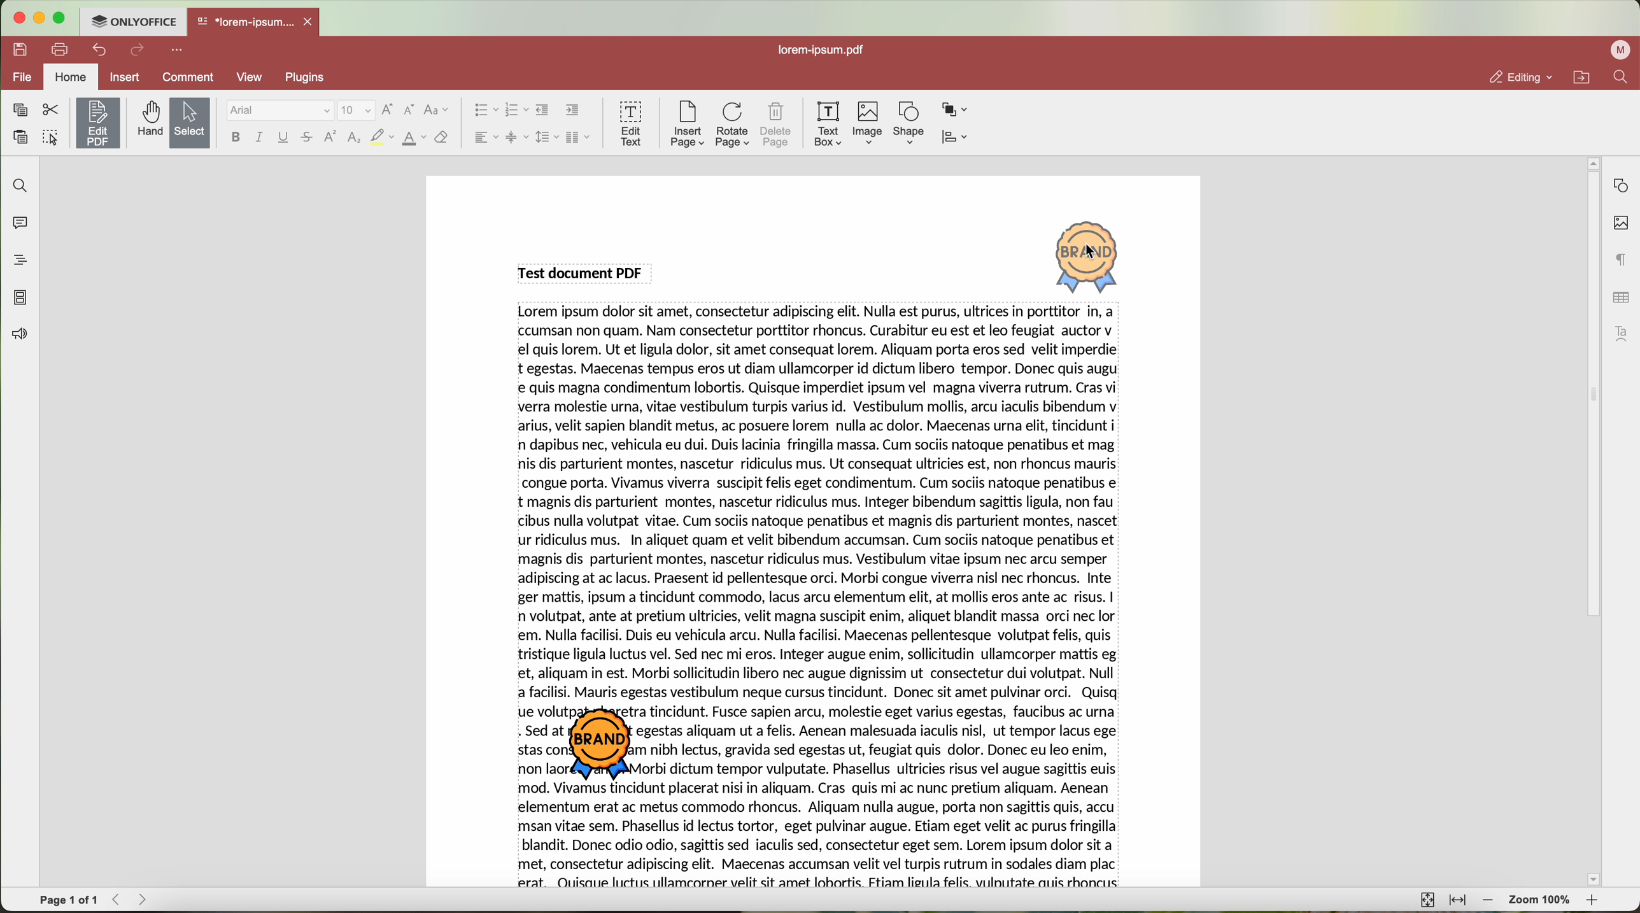  What do you see at coordinates (1488, 900) in the screenshot?
I see `zoom out` at bounding box center [1488, 900].